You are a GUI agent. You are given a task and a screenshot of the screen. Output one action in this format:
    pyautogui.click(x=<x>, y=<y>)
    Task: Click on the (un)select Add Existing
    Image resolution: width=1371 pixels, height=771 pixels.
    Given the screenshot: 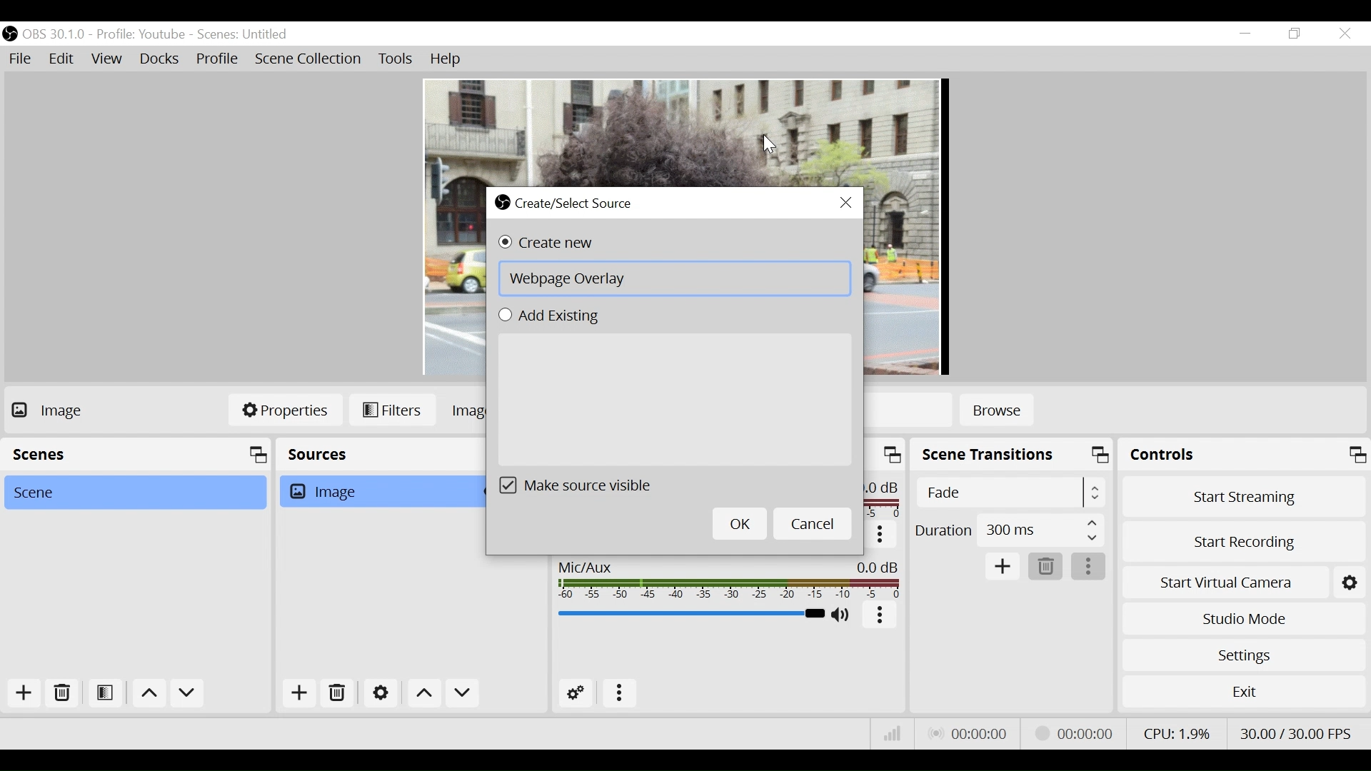 What is the action you would take?
    pyautogui.click(x=547, y=316)
    